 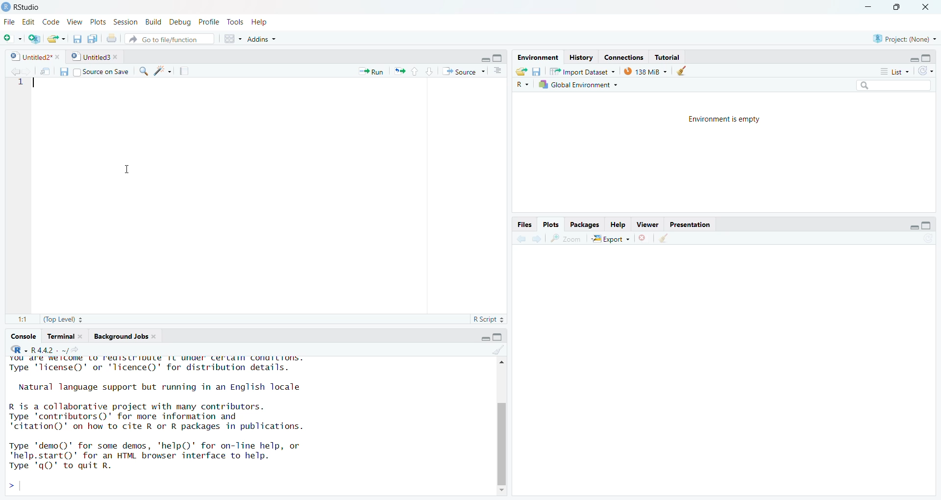 What do you see at coordinates (170, 39) in the screenshot?
I see `Go to file/function` at bounding box center [170, 39].